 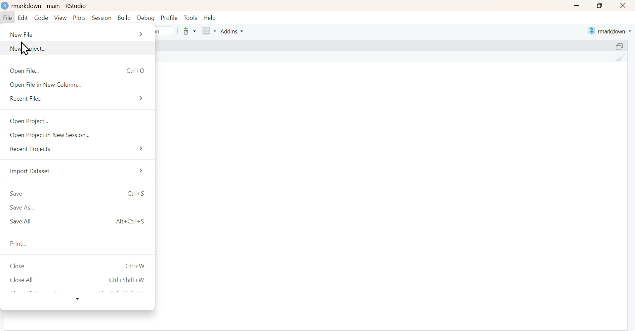 What do you see at coordinates (80, 70) in the screenshot?
I see `open file` at bounding box center [80, 70].